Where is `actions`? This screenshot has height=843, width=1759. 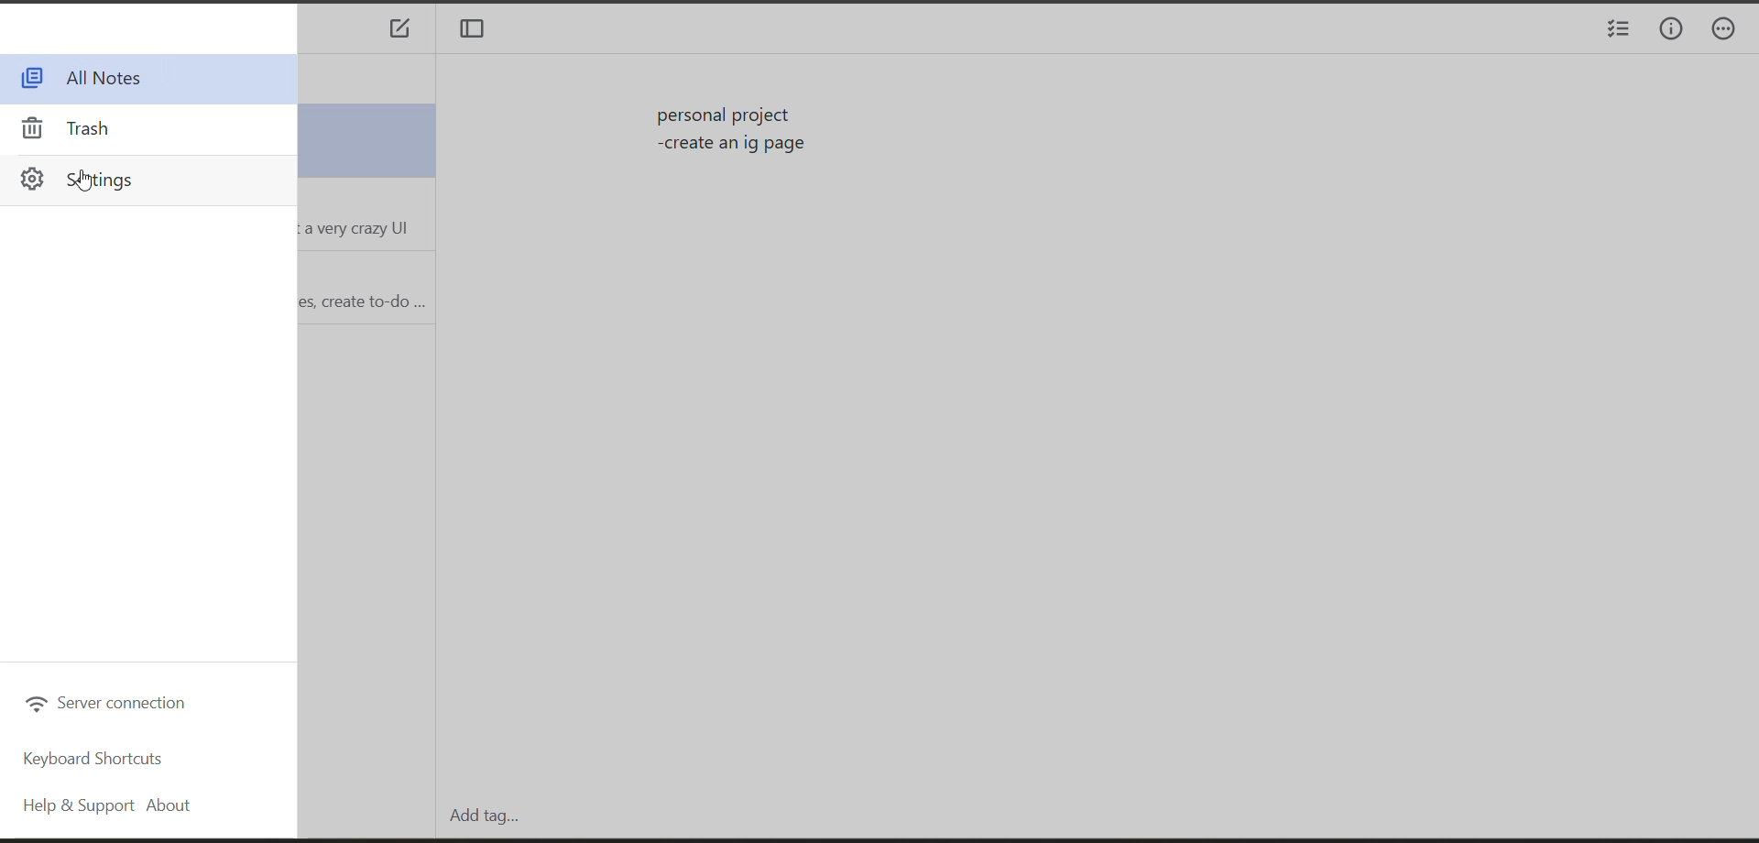 actions is located at coordinates (1732, 31).